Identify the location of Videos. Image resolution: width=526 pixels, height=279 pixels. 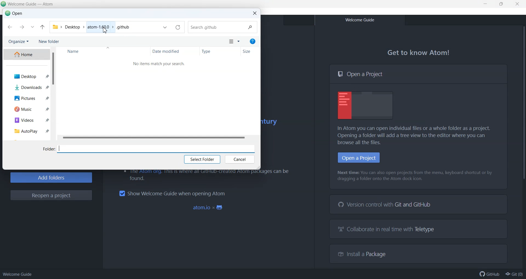
(26, 119).